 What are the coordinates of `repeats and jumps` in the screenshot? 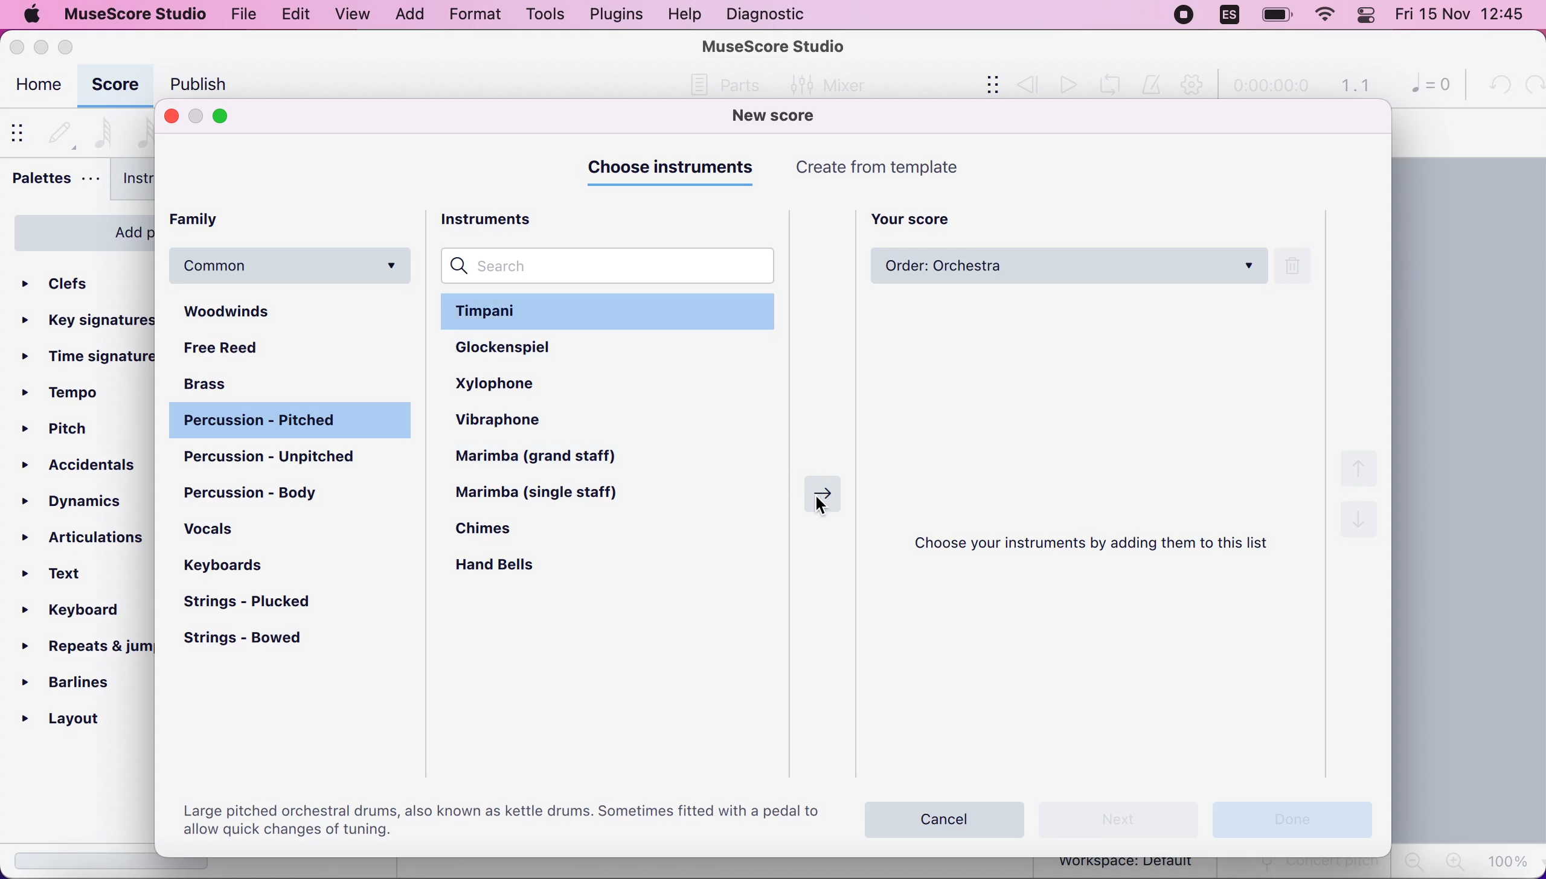 It's located at (84, 646).